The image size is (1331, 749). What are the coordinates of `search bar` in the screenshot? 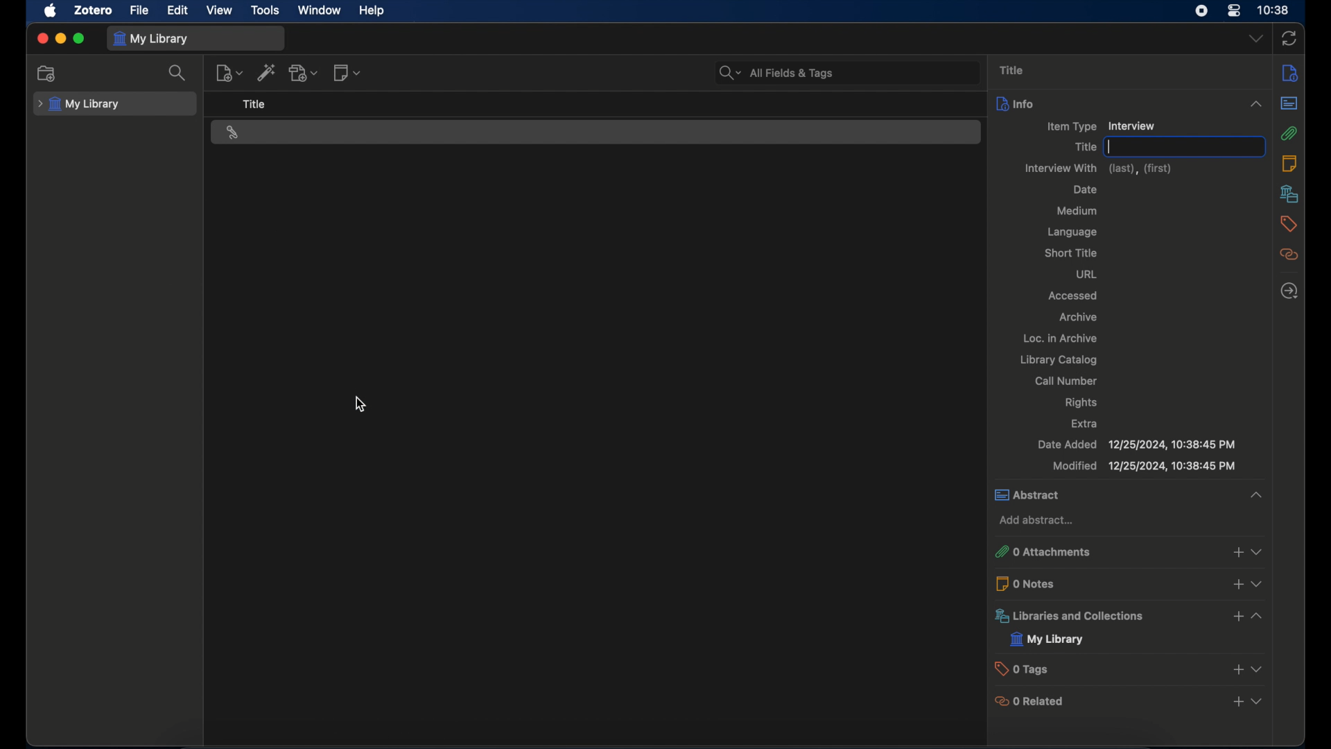 It's located at (776, 73).